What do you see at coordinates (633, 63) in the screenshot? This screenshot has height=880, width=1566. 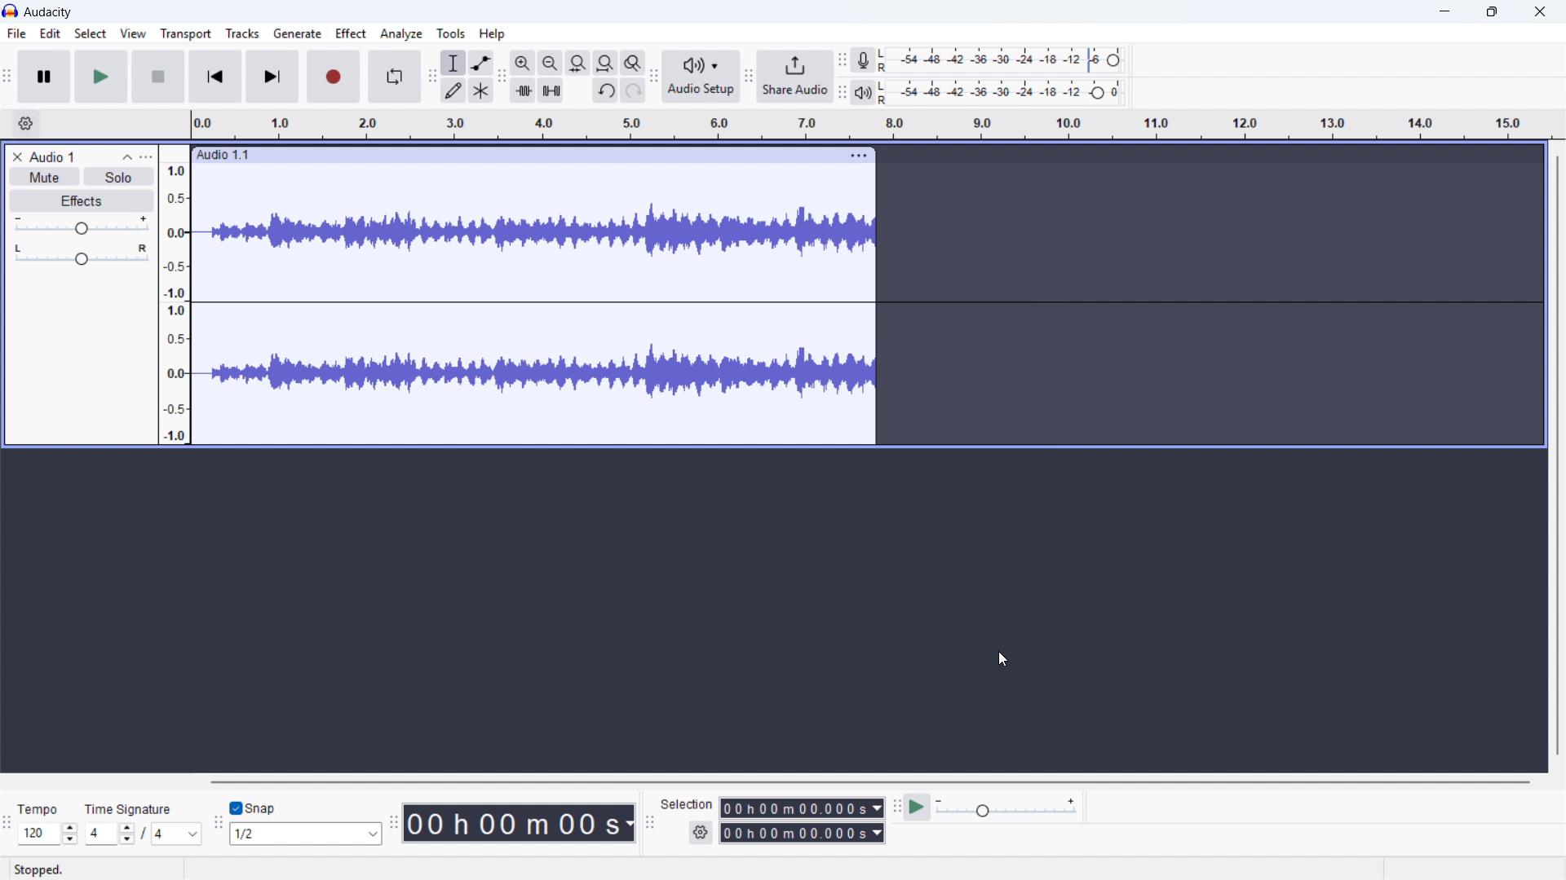 I see `Toggle zoom ` at bounding box center [633, 63].